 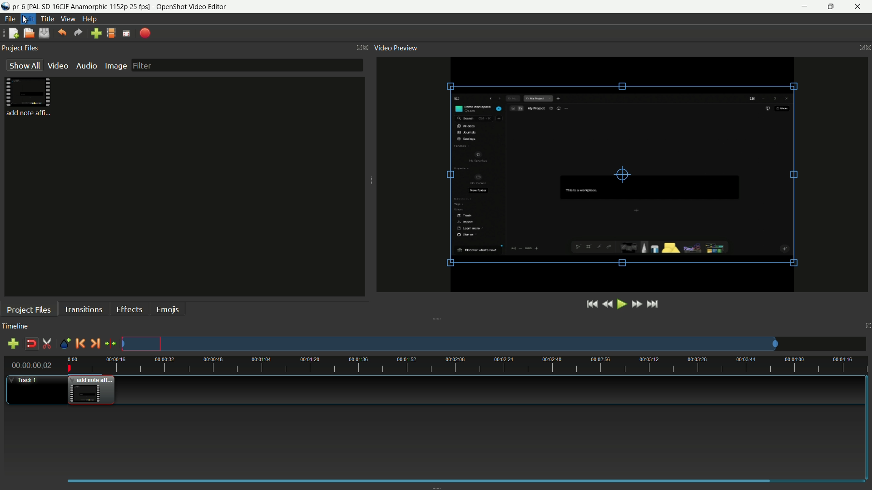 I want to click on transitions, so click(x=83, y=310).